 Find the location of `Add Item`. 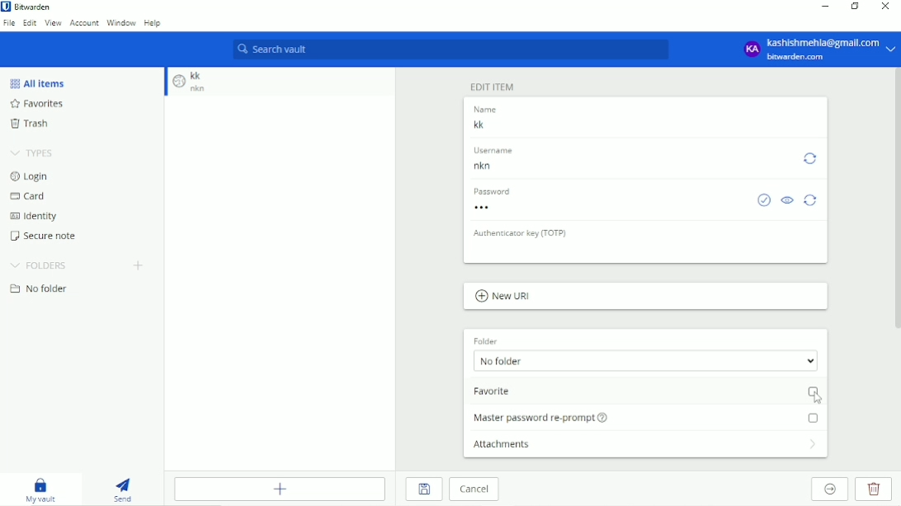

Add Item is located at coordinates (278, 489).